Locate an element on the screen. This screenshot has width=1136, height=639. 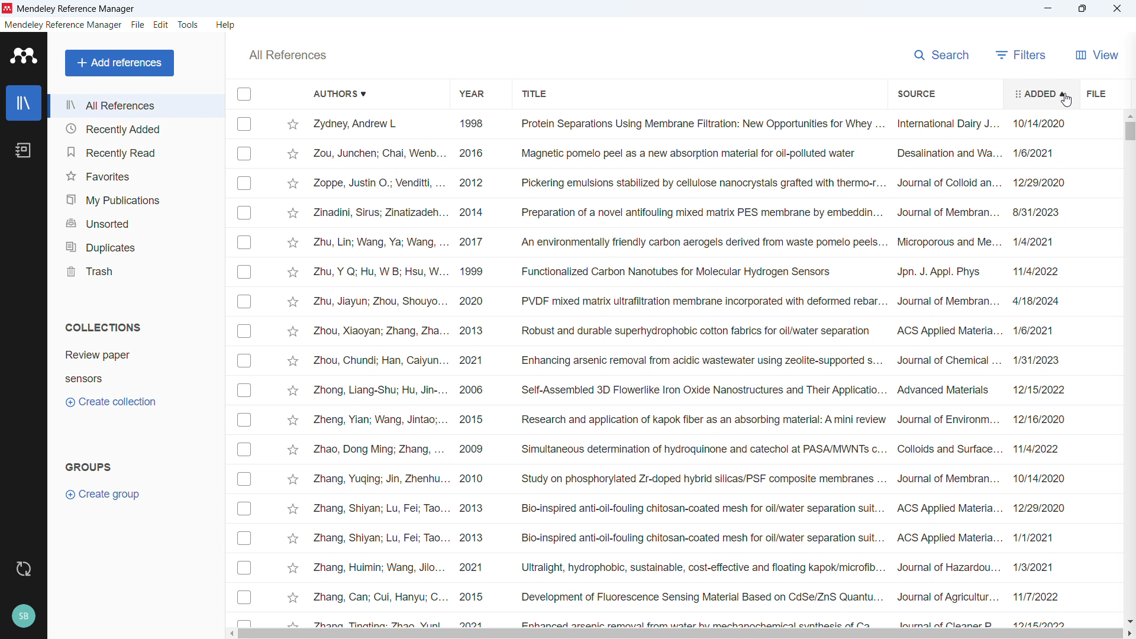
Recently read  is located at coordinates (135, 151).